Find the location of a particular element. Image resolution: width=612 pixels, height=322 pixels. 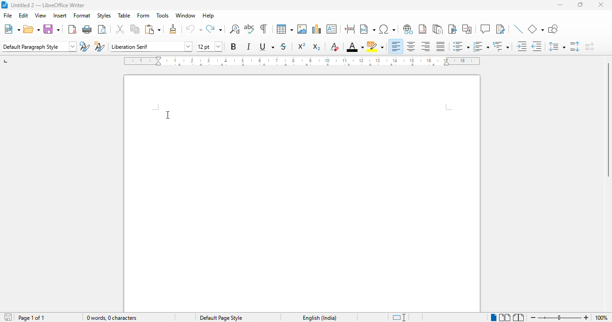

toggle print preview is located at coordinates (103, 30).